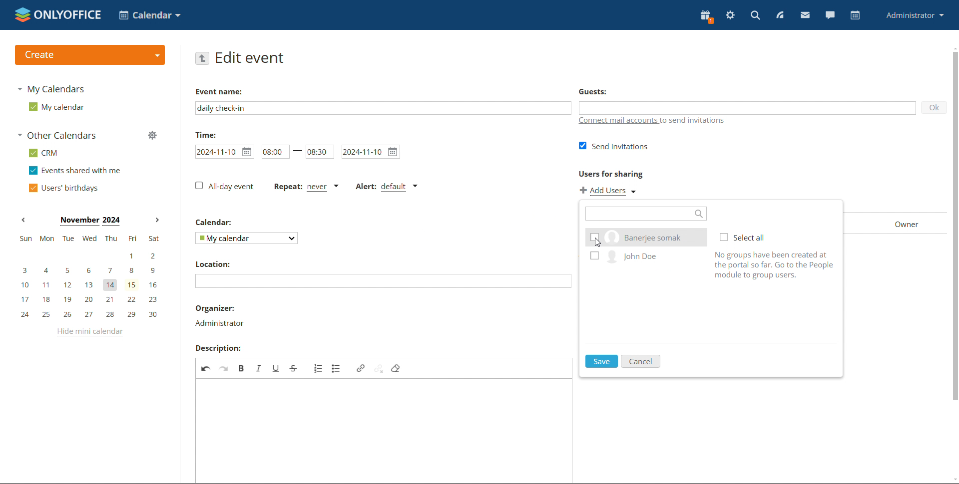  I want to click on other calendars, so click(56, 135).